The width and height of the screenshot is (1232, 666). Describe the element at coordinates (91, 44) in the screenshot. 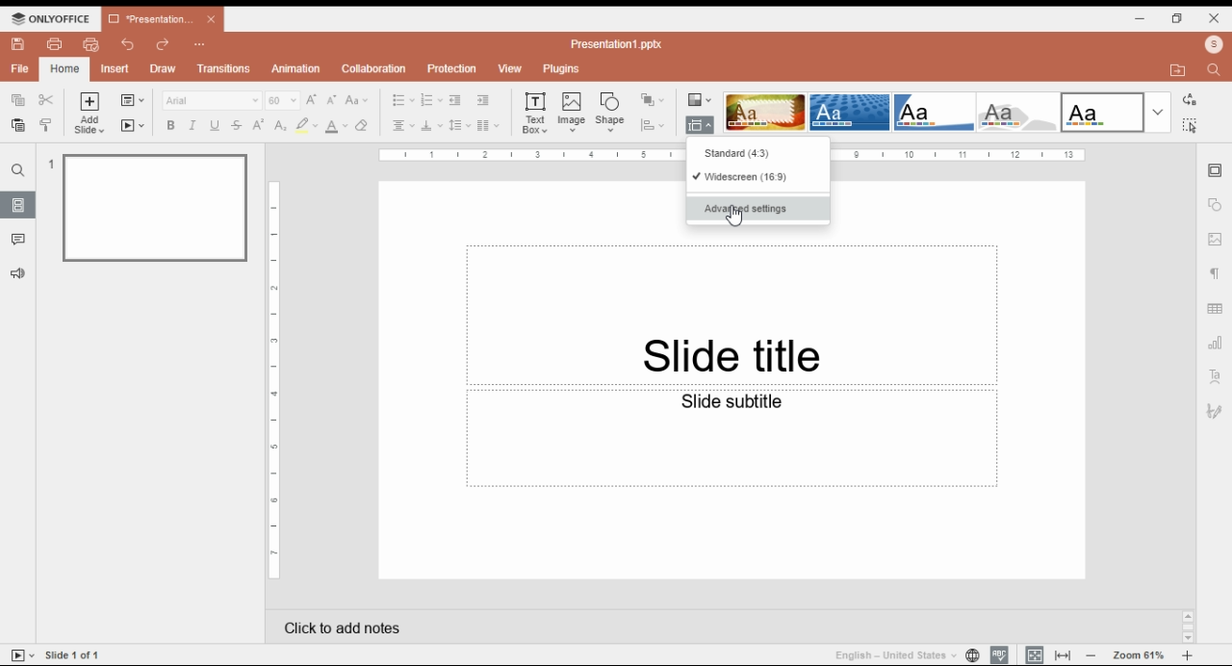

I see `quick print ` at that location.